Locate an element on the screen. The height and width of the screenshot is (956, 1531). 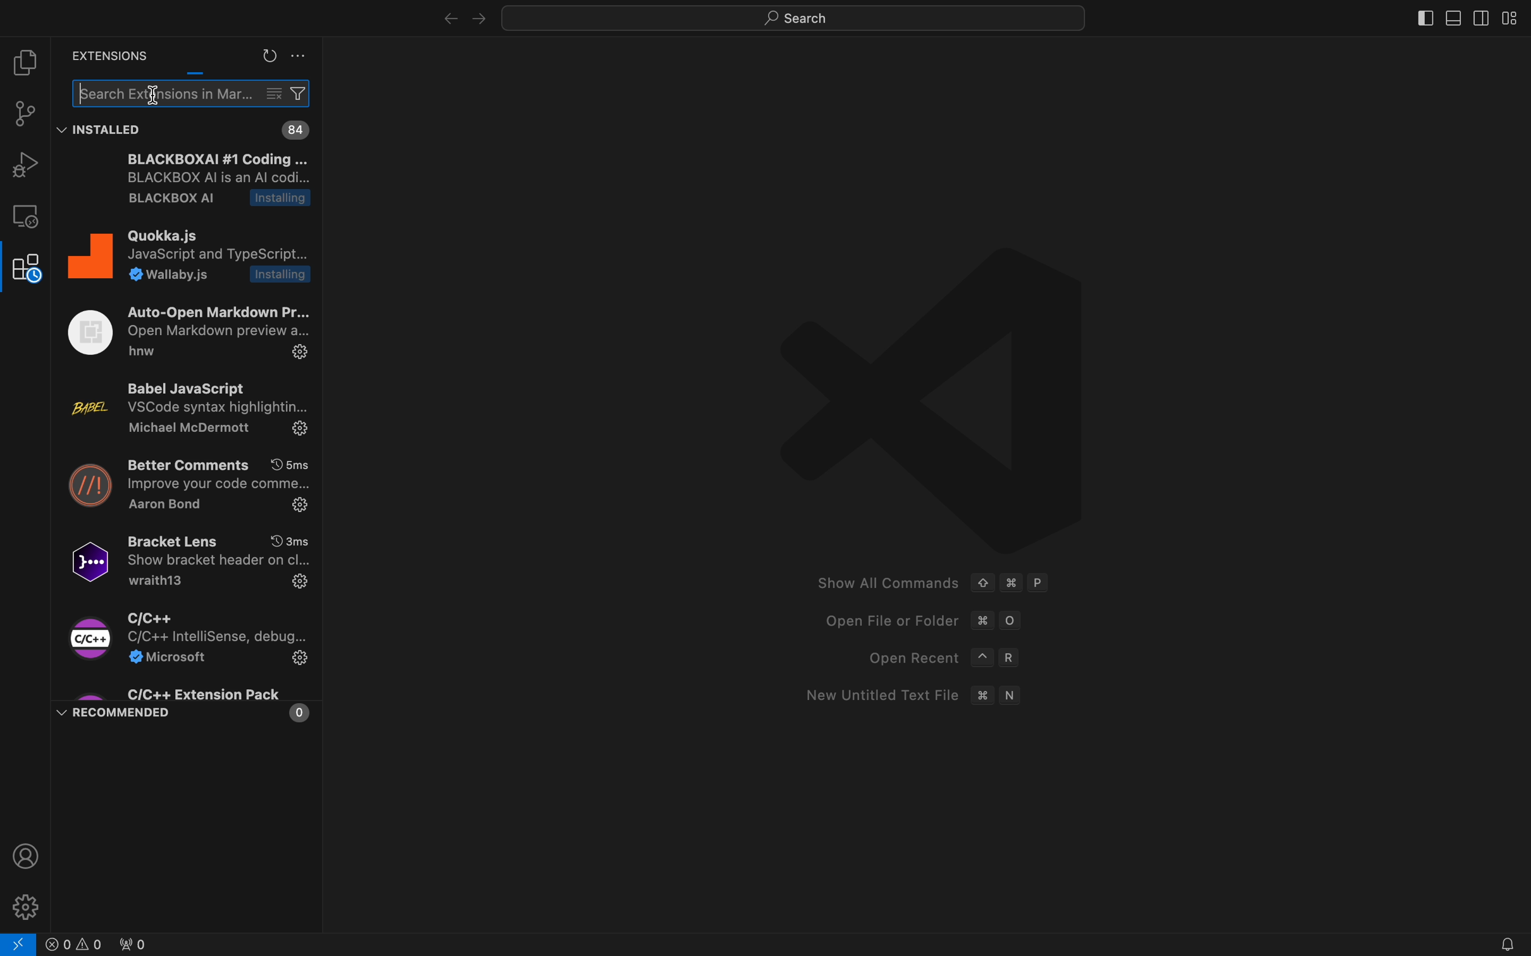
installed extensions is located at coordinates (296, 130).